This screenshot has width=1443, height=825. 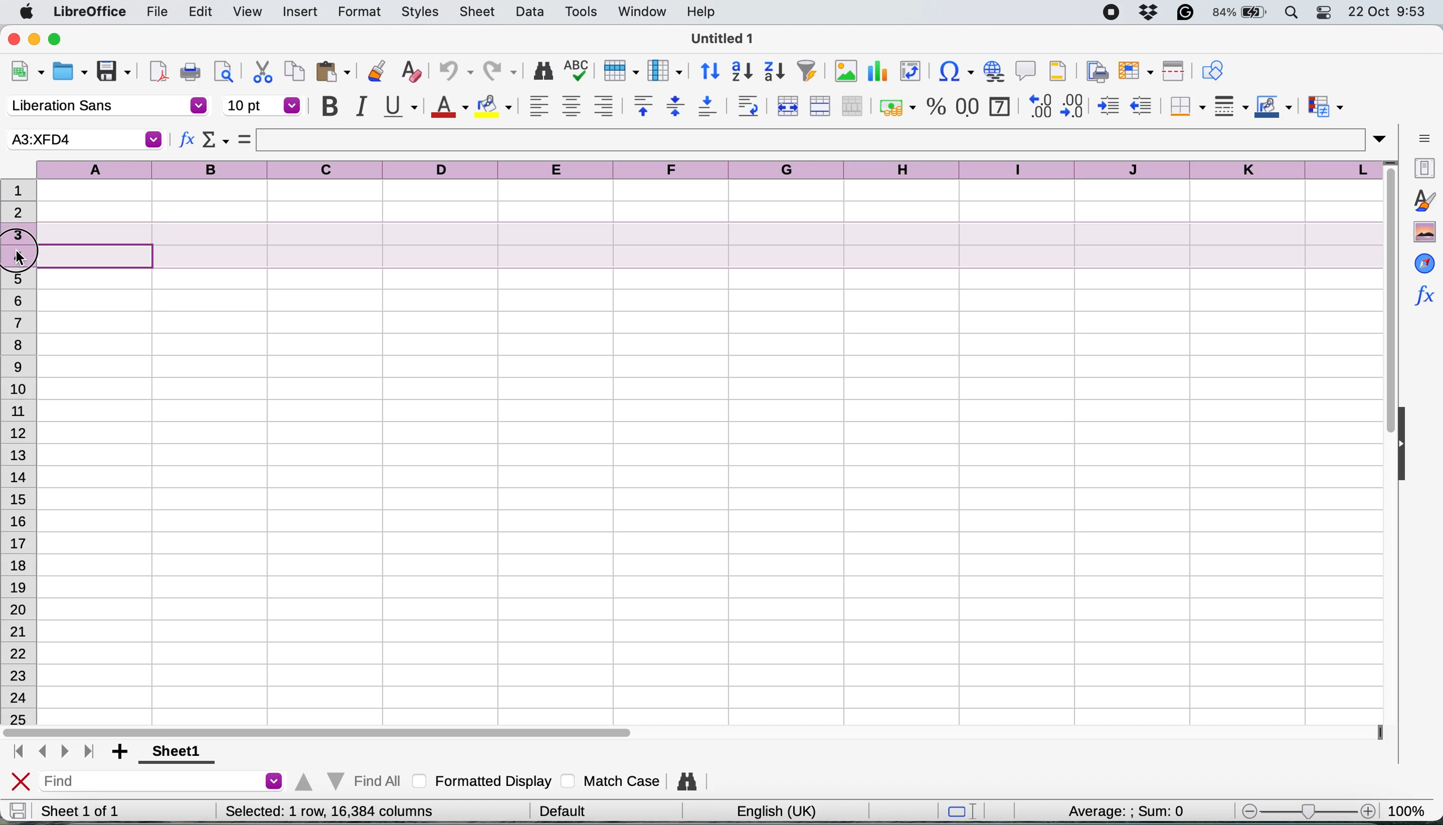 What do you see at coordinates (966, 813) in the screenshot?
I see `standard selection` at bounding box center [966, 813].